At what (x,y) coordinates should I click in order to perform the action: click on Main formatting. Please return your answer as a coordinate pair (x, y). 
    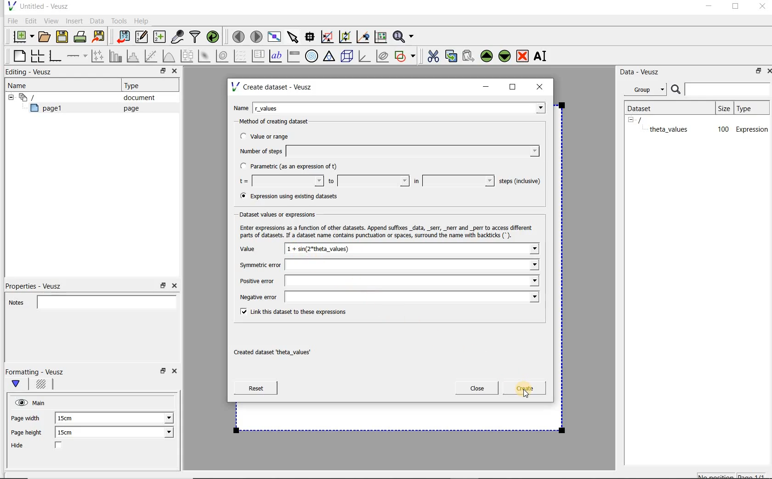
    Looking at the image, I should click on (20, 384).